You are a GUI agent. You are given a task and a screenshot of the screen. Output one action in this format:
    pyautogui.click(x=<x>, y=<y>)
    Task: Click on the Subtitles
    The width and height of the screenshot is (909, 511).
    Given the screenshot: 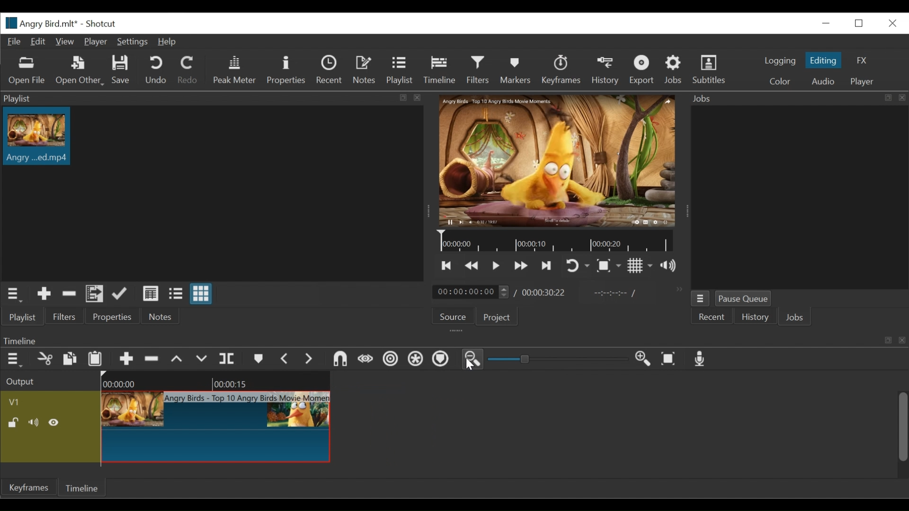 What is the action you would take?
    pyautogui.click(x=709, y=70)
    